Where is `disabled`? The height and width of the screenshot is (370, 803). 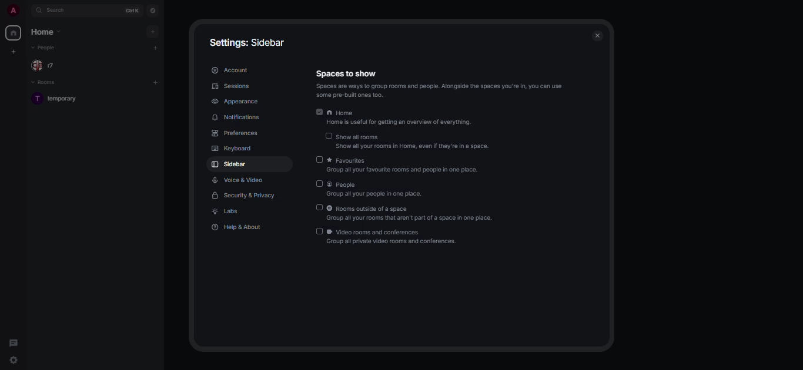 disabled is located at coordinates (328, 136).